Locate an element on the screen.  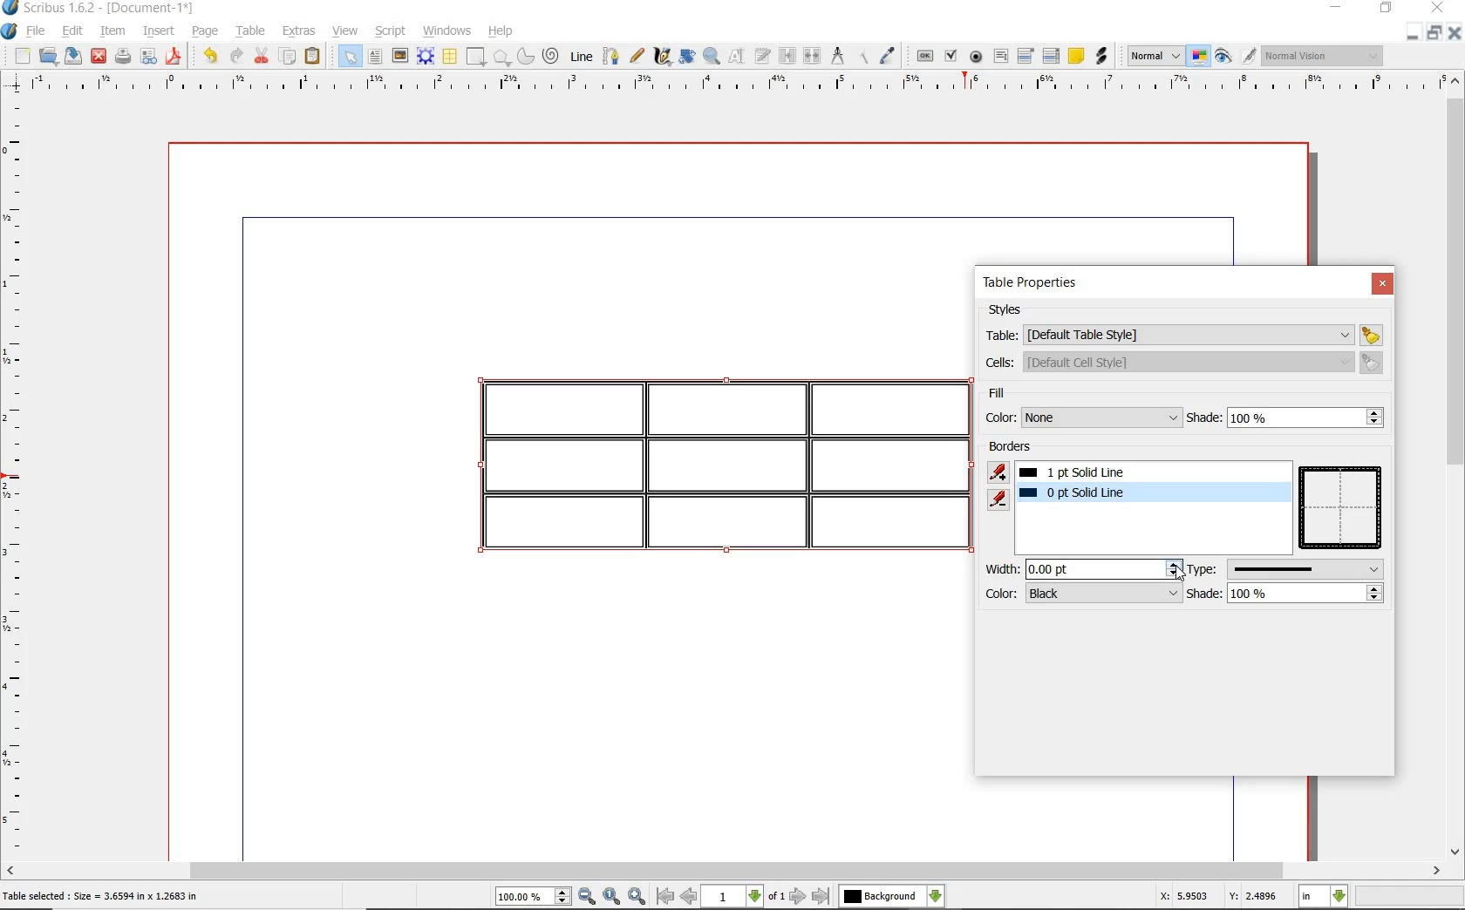
select current unit is located at coordinates (1323, 897).